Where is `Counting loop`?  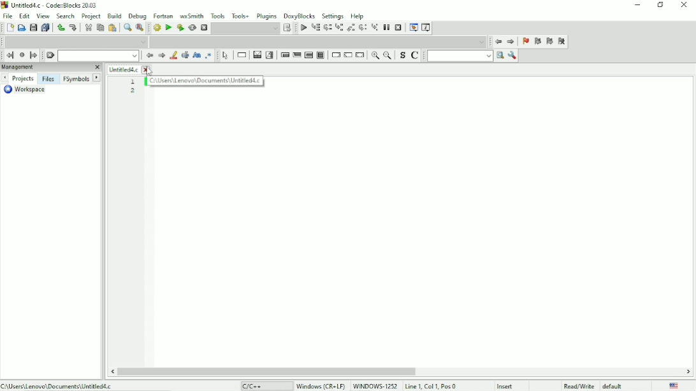
Counting loop is located at coordinates (308, 55).